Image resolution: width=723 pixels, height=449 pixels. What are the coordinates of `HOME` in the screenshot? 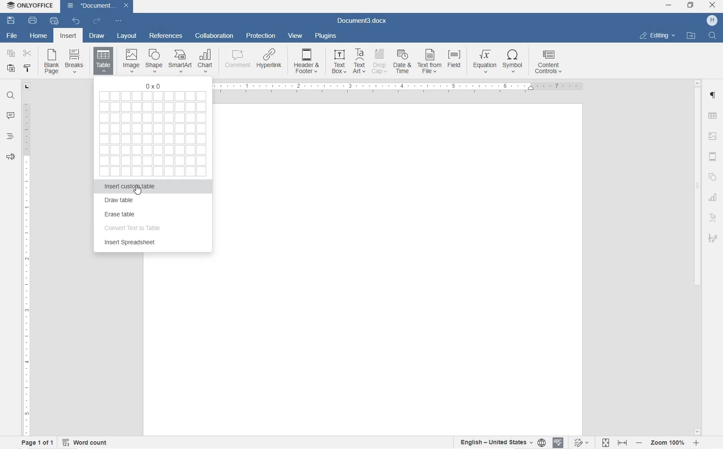 It's located at (39, 35).